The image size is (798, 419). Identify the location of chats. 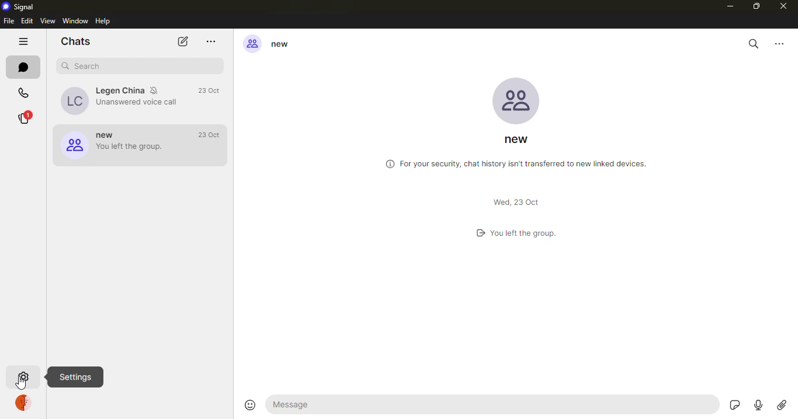
(23, 68).